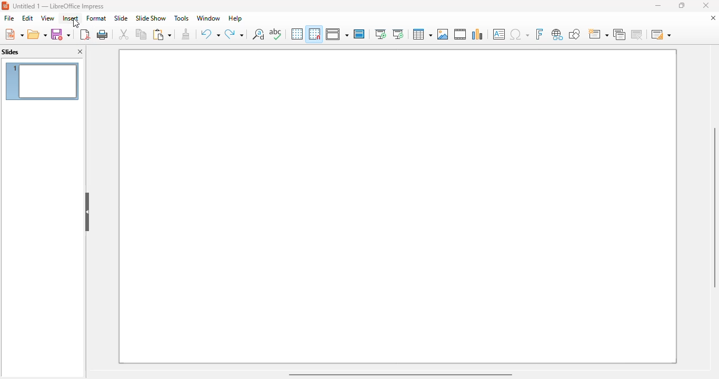  What do you see at coordinates (314, 34) in the screenshot?
I see `snap to grid` at bounding box center [314, 34].